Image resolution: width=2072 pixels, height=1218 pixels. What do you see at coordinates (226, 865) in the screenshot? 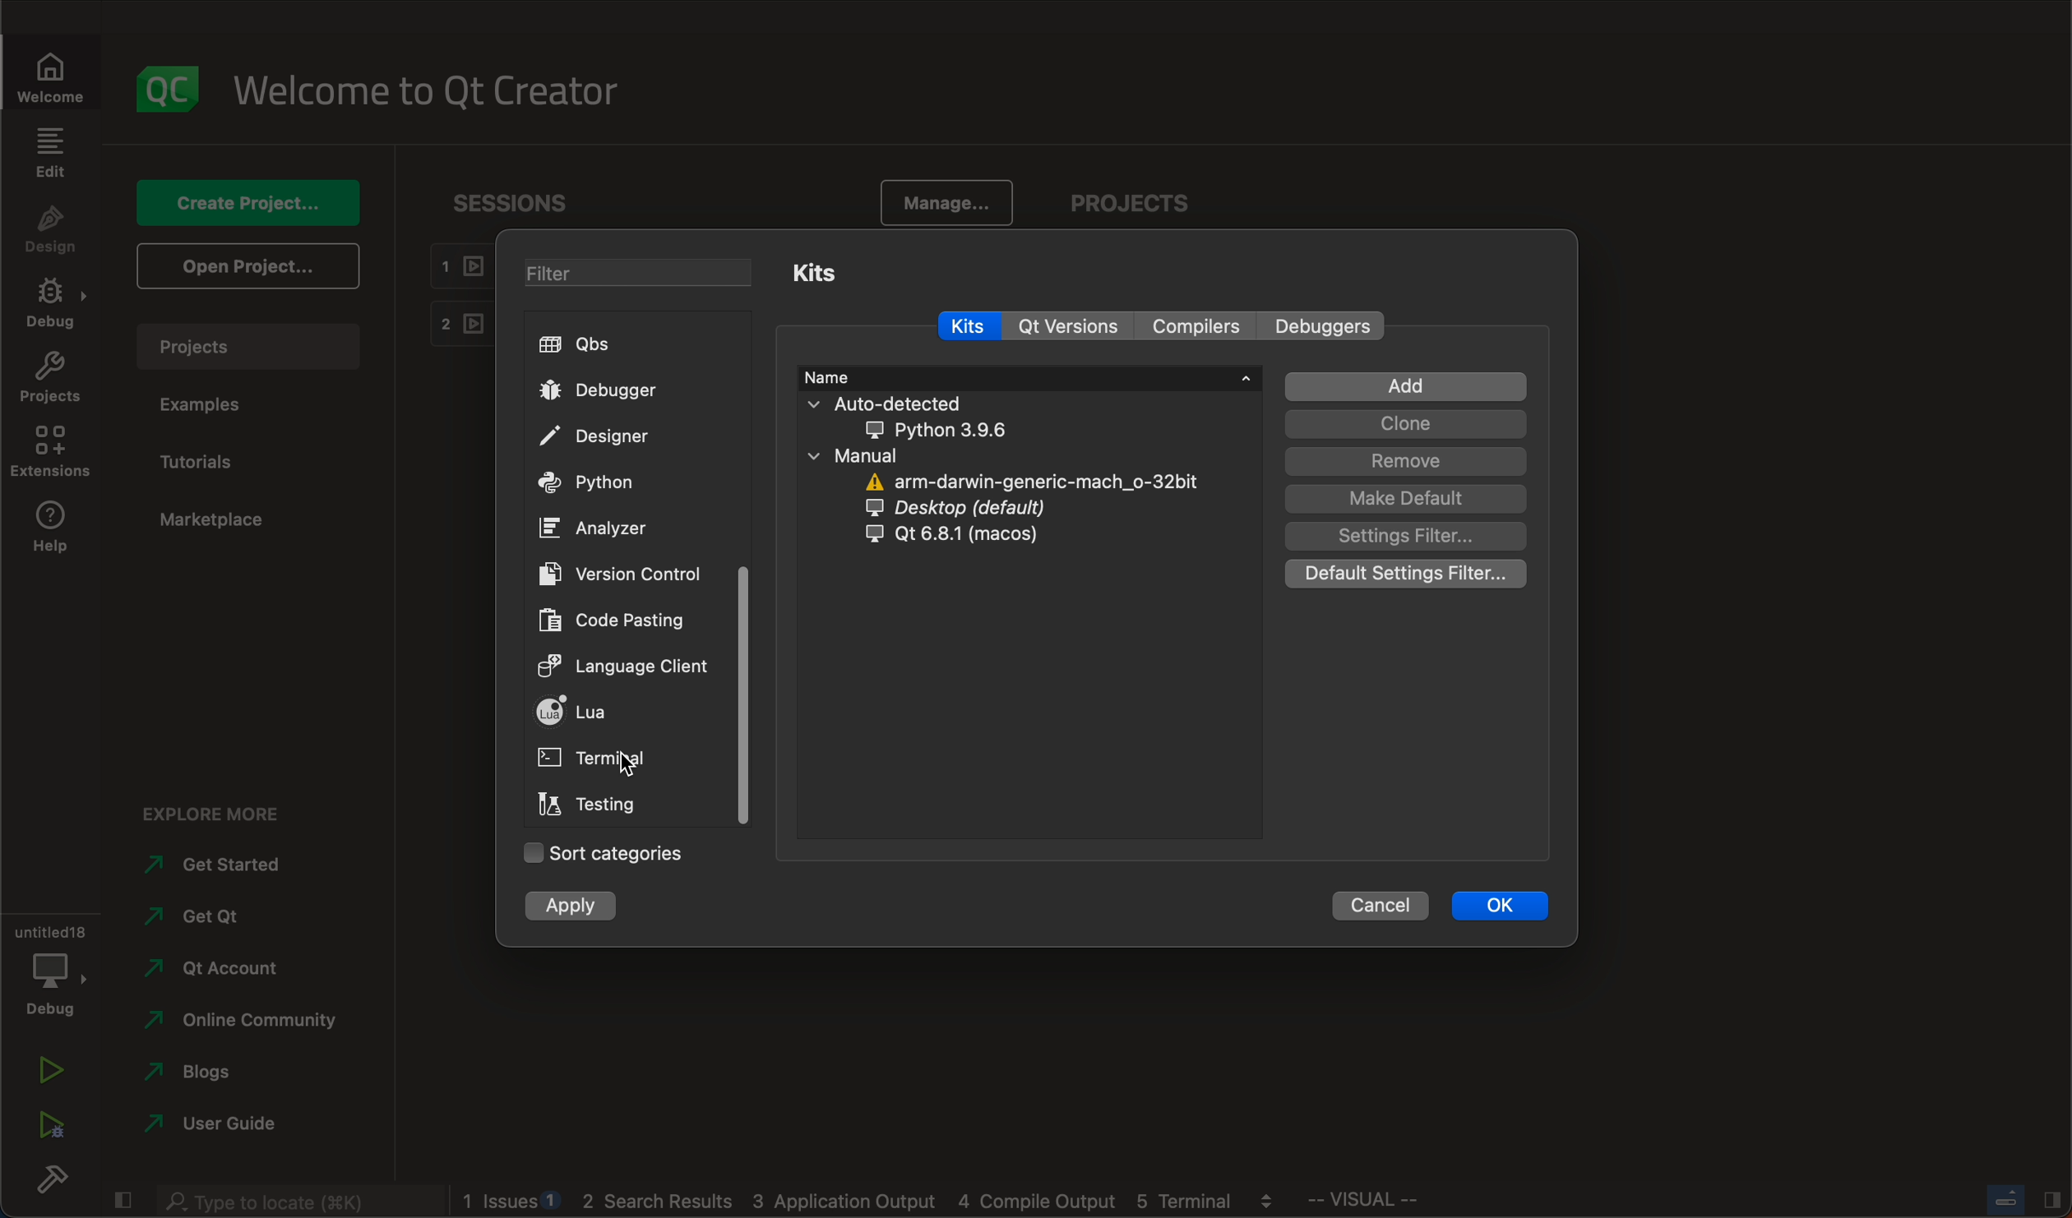
I see `started` at bounding box center [226, 865].